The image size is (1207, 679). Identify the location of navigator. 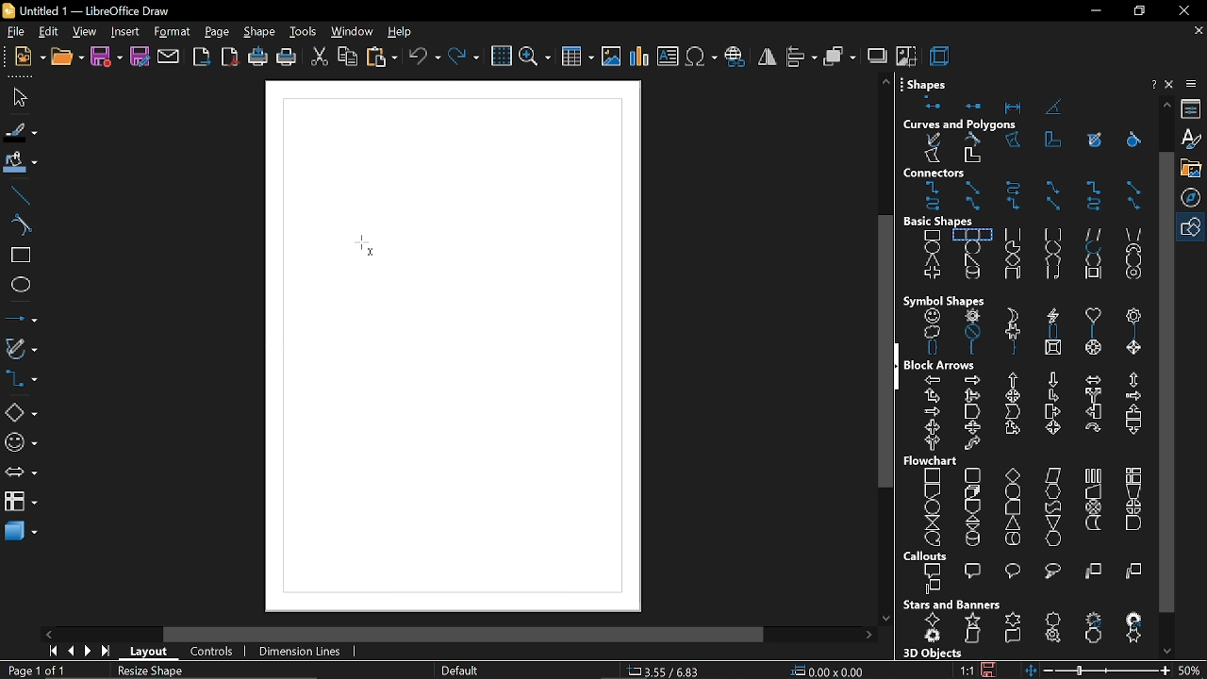
(1194, 199).